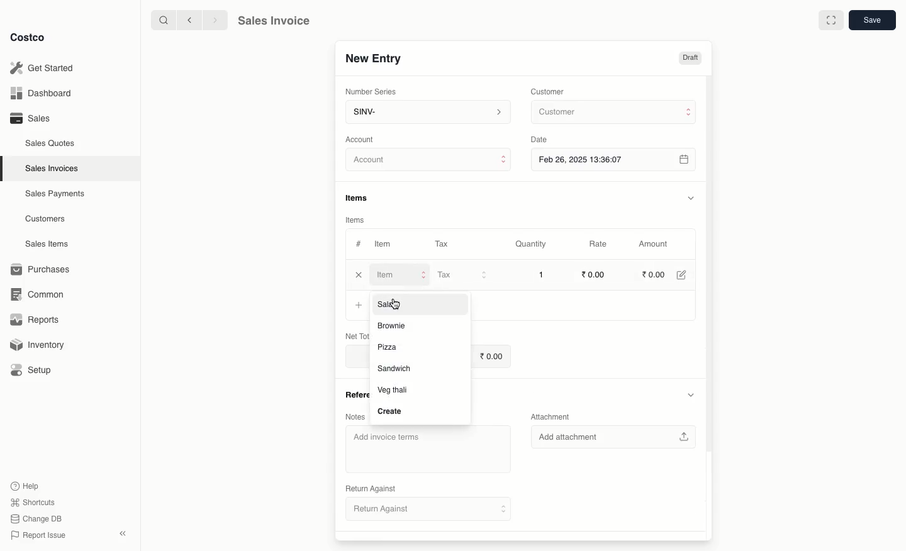 The width and height of the screenshot is (906, 551). Describe the element at coordinates (681, 274) in the screenshot. I see `Edit` at that location.